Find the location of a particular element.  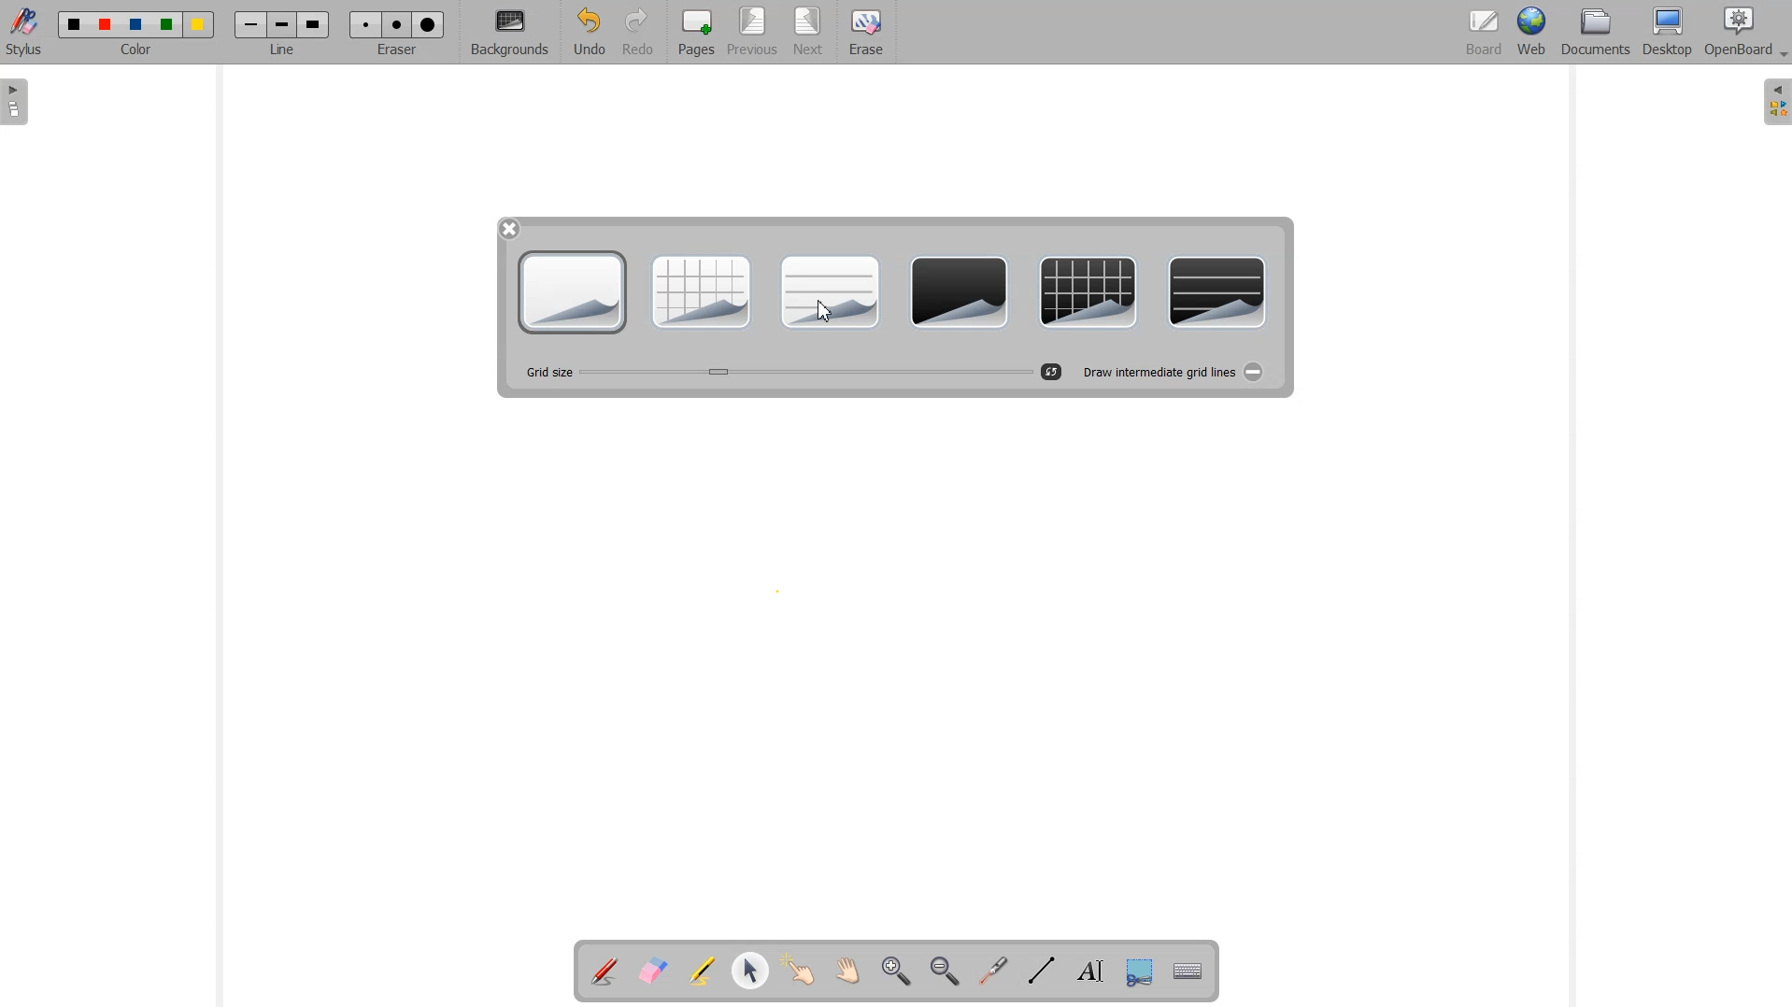

Annotate Document is located at coordinates (604, 972).